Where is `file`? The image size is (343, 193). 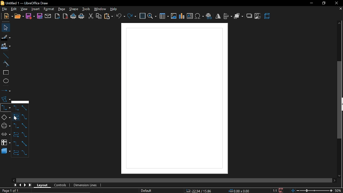
file is located at coordinates (3, 9).